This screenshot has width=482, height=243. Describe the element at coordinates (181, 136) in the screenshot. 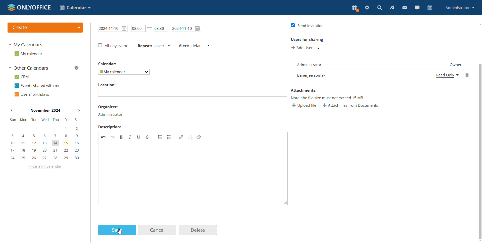

I see `link` at that location.